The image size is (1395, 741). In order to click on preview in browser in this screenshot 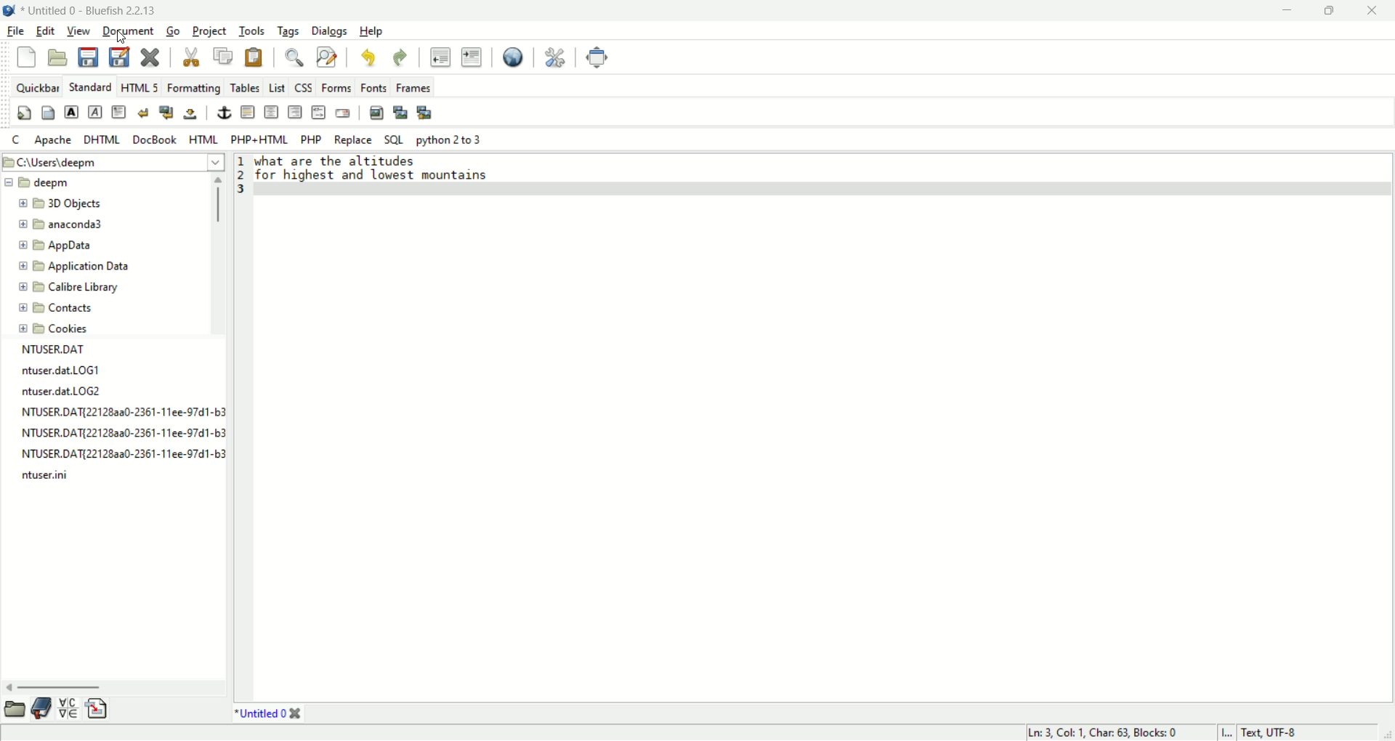, I will do `click(513, 57)`.